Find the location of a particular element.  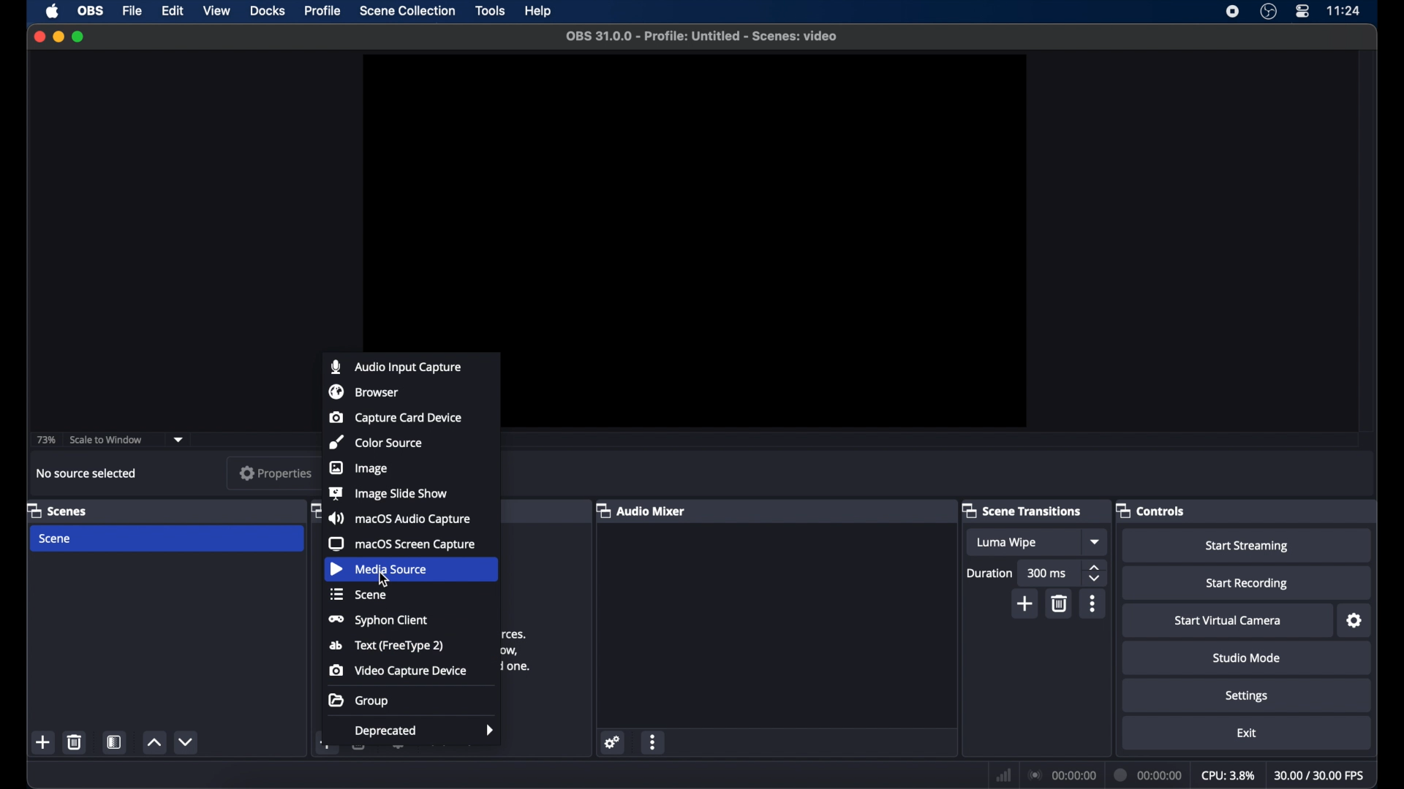

scene collection is located at coordinates (407, 10).